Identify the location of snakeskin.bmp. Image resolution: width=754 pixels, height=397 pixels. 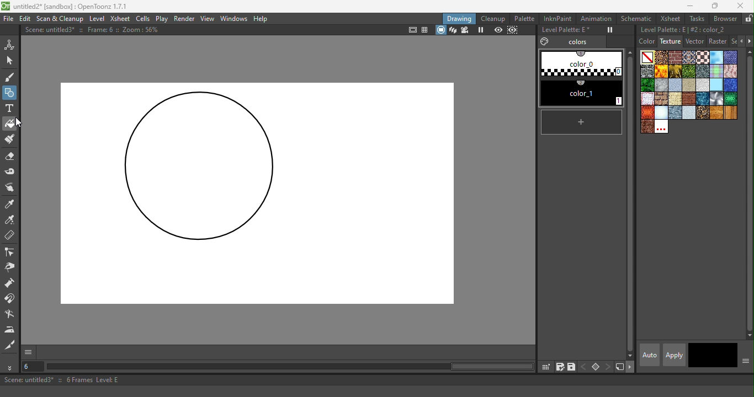
(730, 99).